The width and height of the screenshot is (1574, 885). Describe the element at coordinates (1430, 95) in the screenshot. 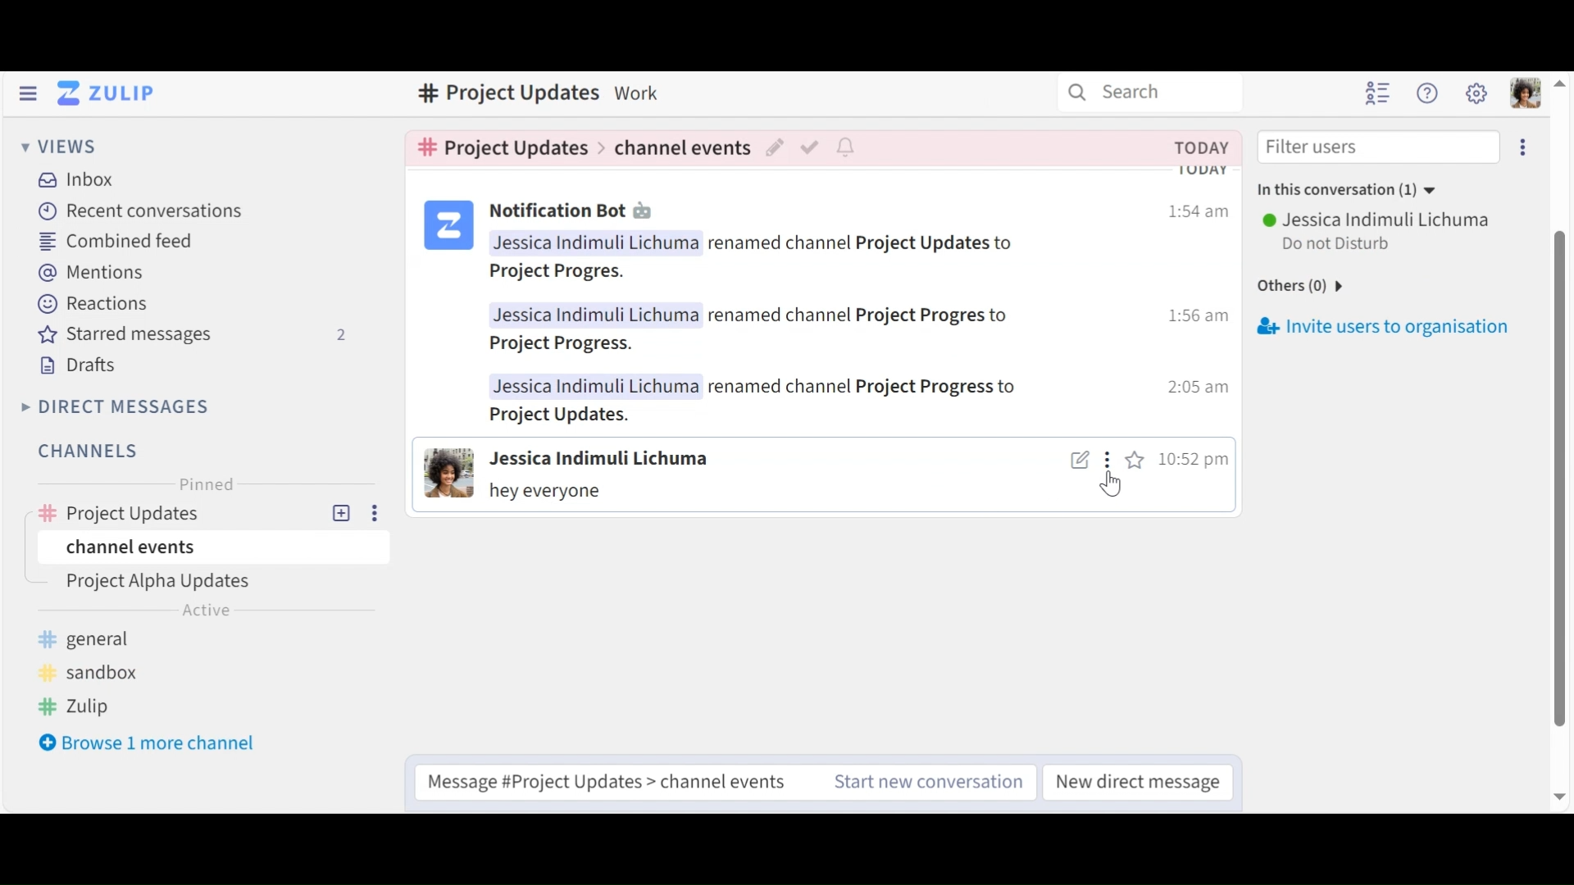

I see `Help menu` at that location.